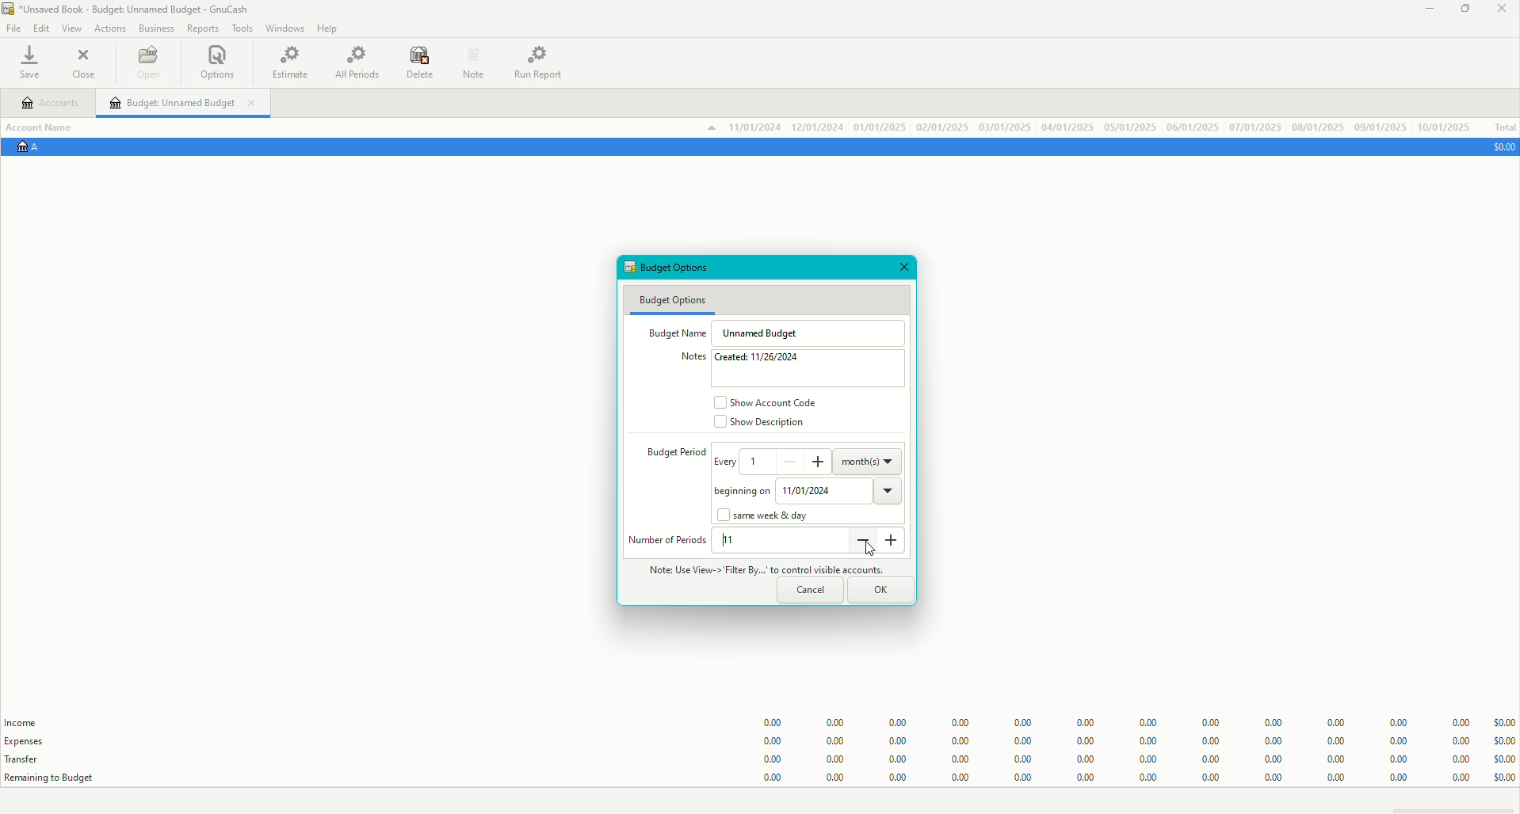 This screenshot has width=1520, height=814. I want to click on Budget Options, so click(673, 299).